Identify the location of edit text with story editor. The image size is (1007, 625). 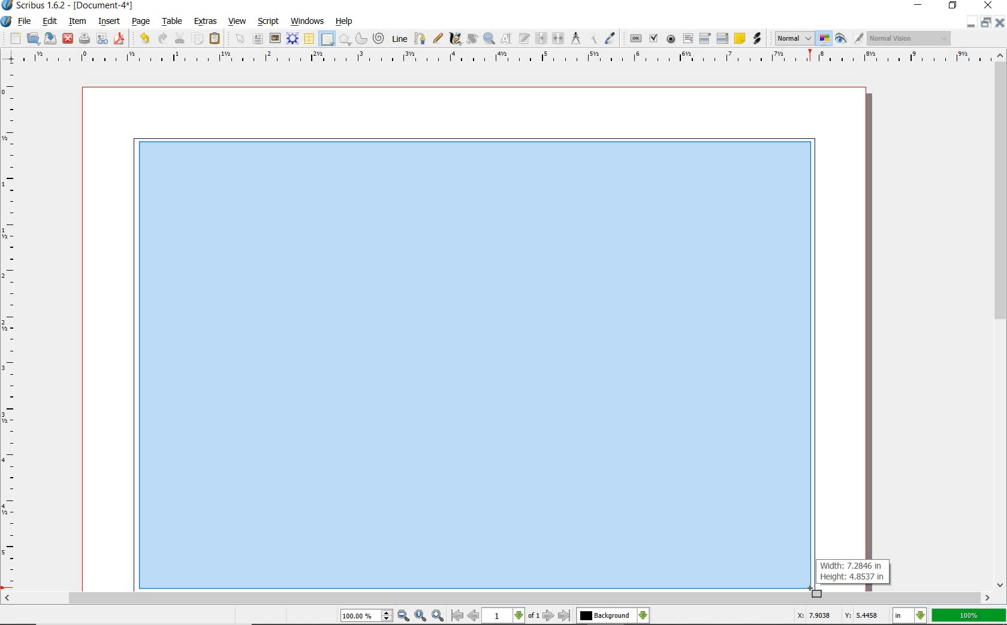
(523, 39).